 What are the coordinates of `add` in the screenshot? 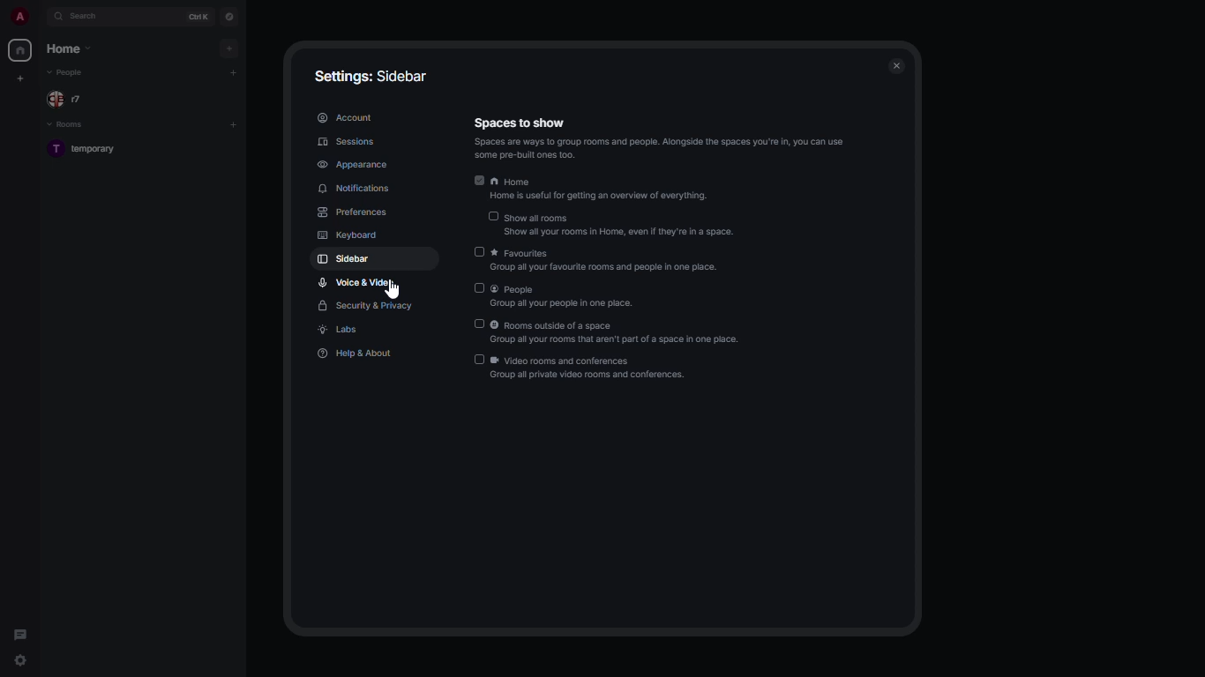 It's located at (232, 48).